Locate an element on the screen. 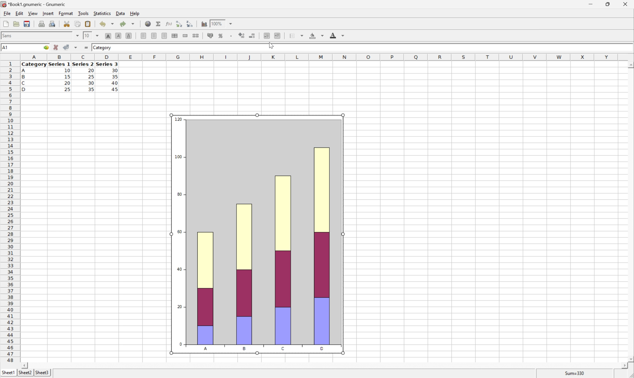 Image resolution: width=634 pixels, height=378 pixels. Sum=0 is located at coordinates (576, 374).